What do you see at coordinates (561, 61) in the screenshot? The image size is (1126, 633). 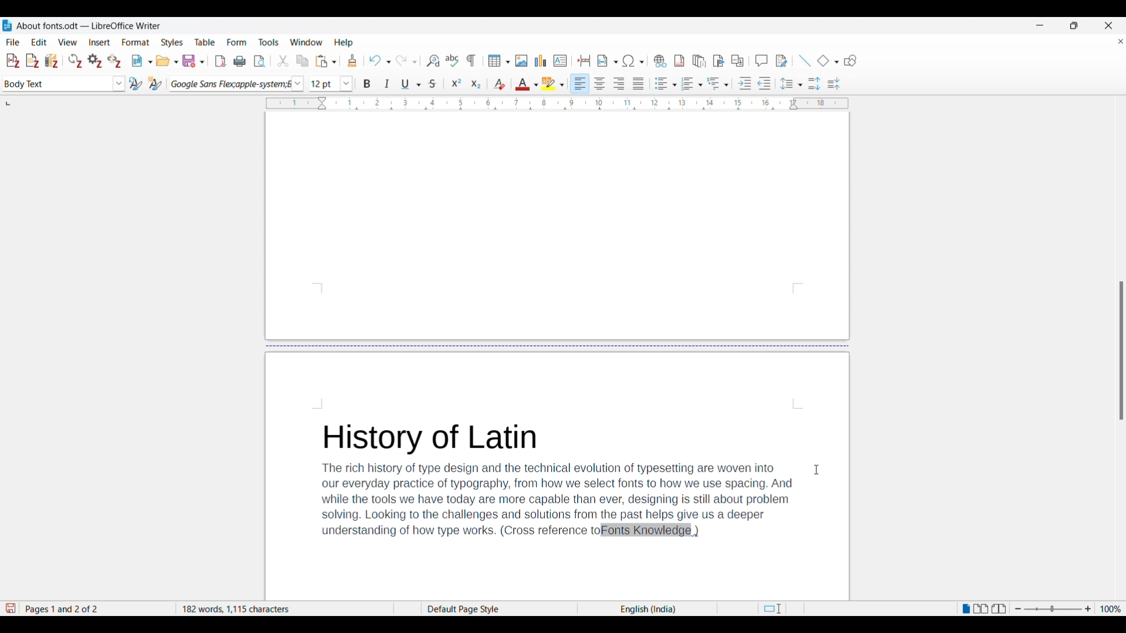 I see `Insert text box` at bounding box center [561, 61].